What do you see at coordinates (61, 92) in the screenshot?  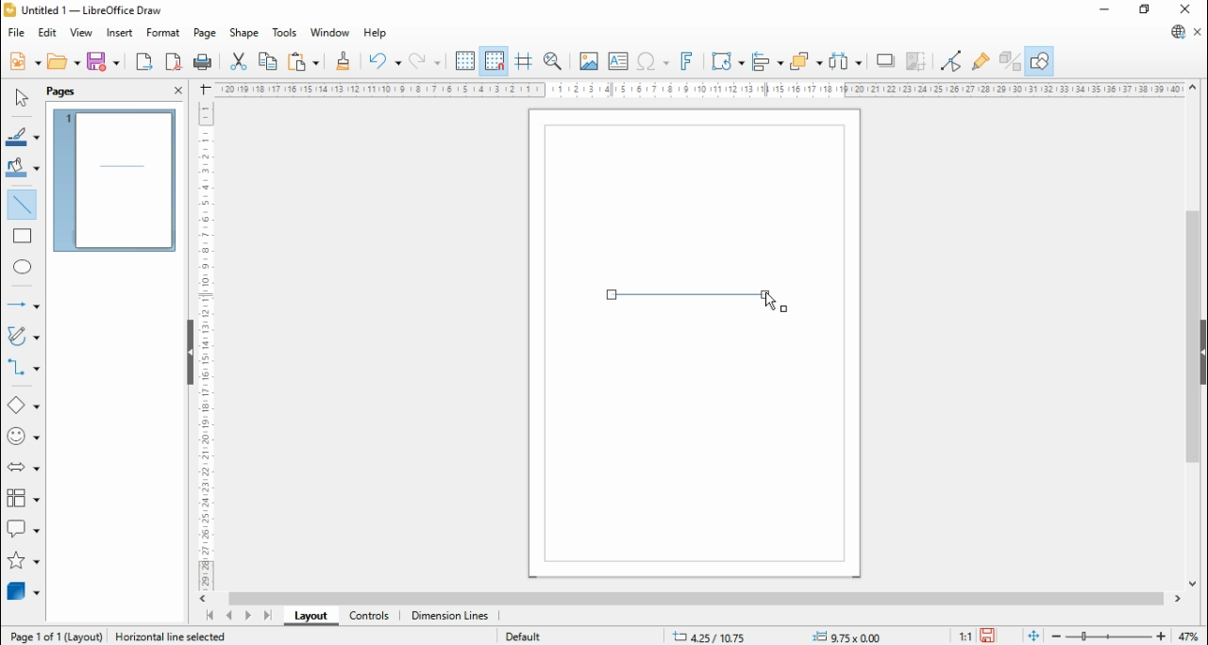 I see `page` at bounding box center [61, 92].